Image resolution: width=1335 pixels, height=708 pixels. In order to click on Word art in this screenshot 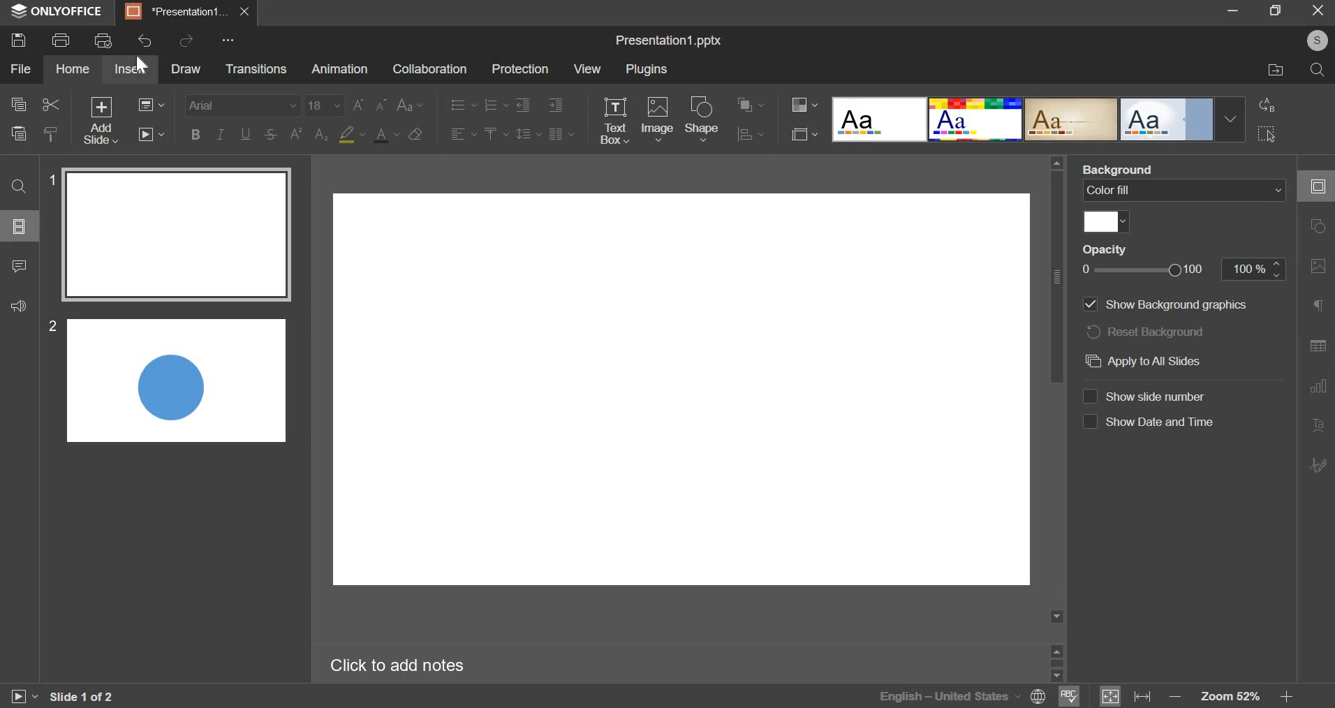, I will do `click(1168, 119)`.